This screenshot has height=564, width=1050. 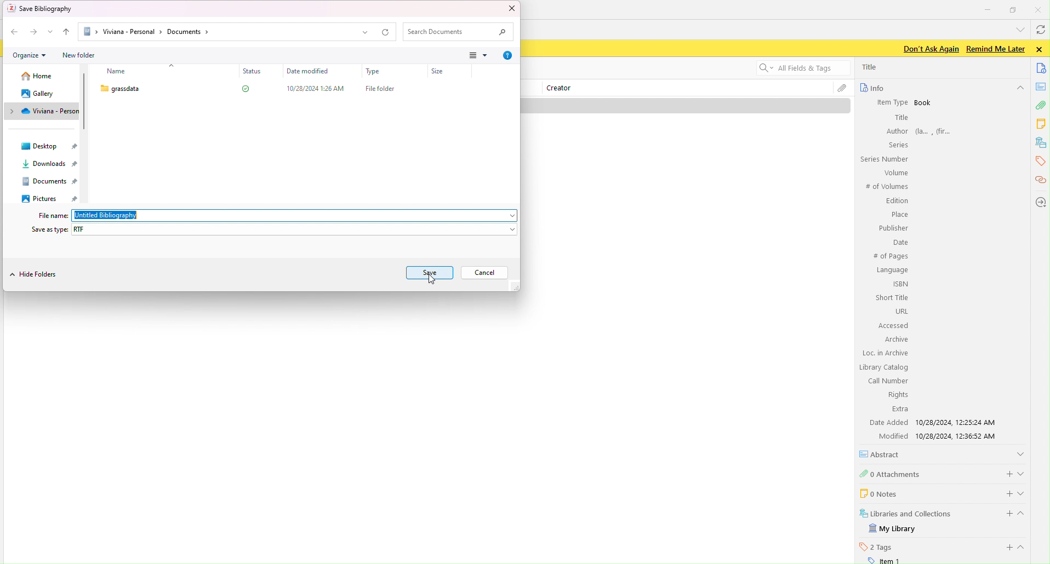 I want to click on File Name, so click(x=276, y=215).